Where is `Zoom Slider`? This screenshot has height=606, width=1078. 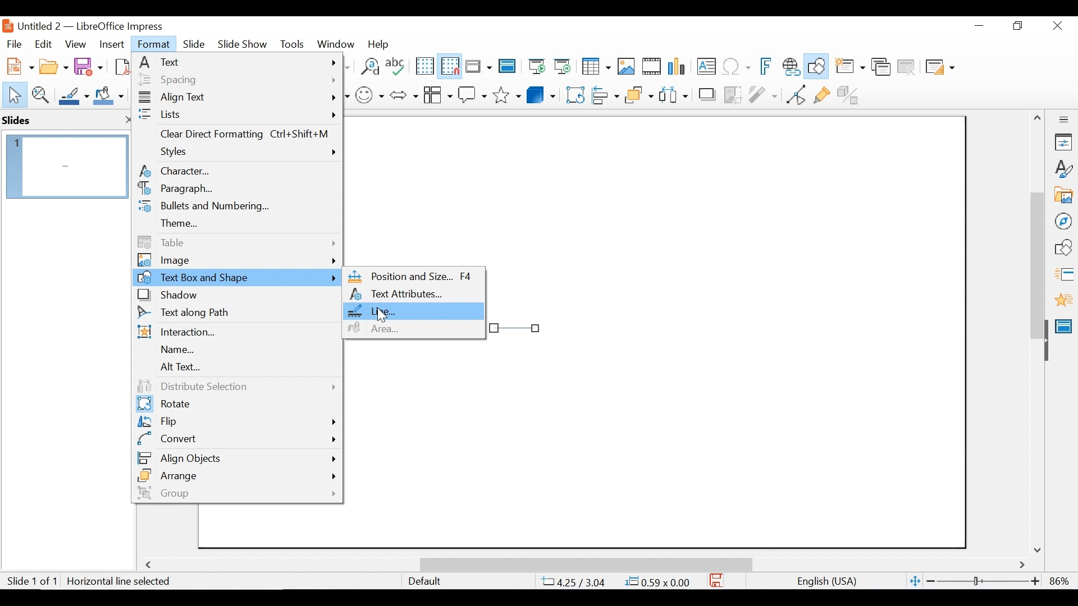 Zoom Slider is located at coordinates (982, 582).